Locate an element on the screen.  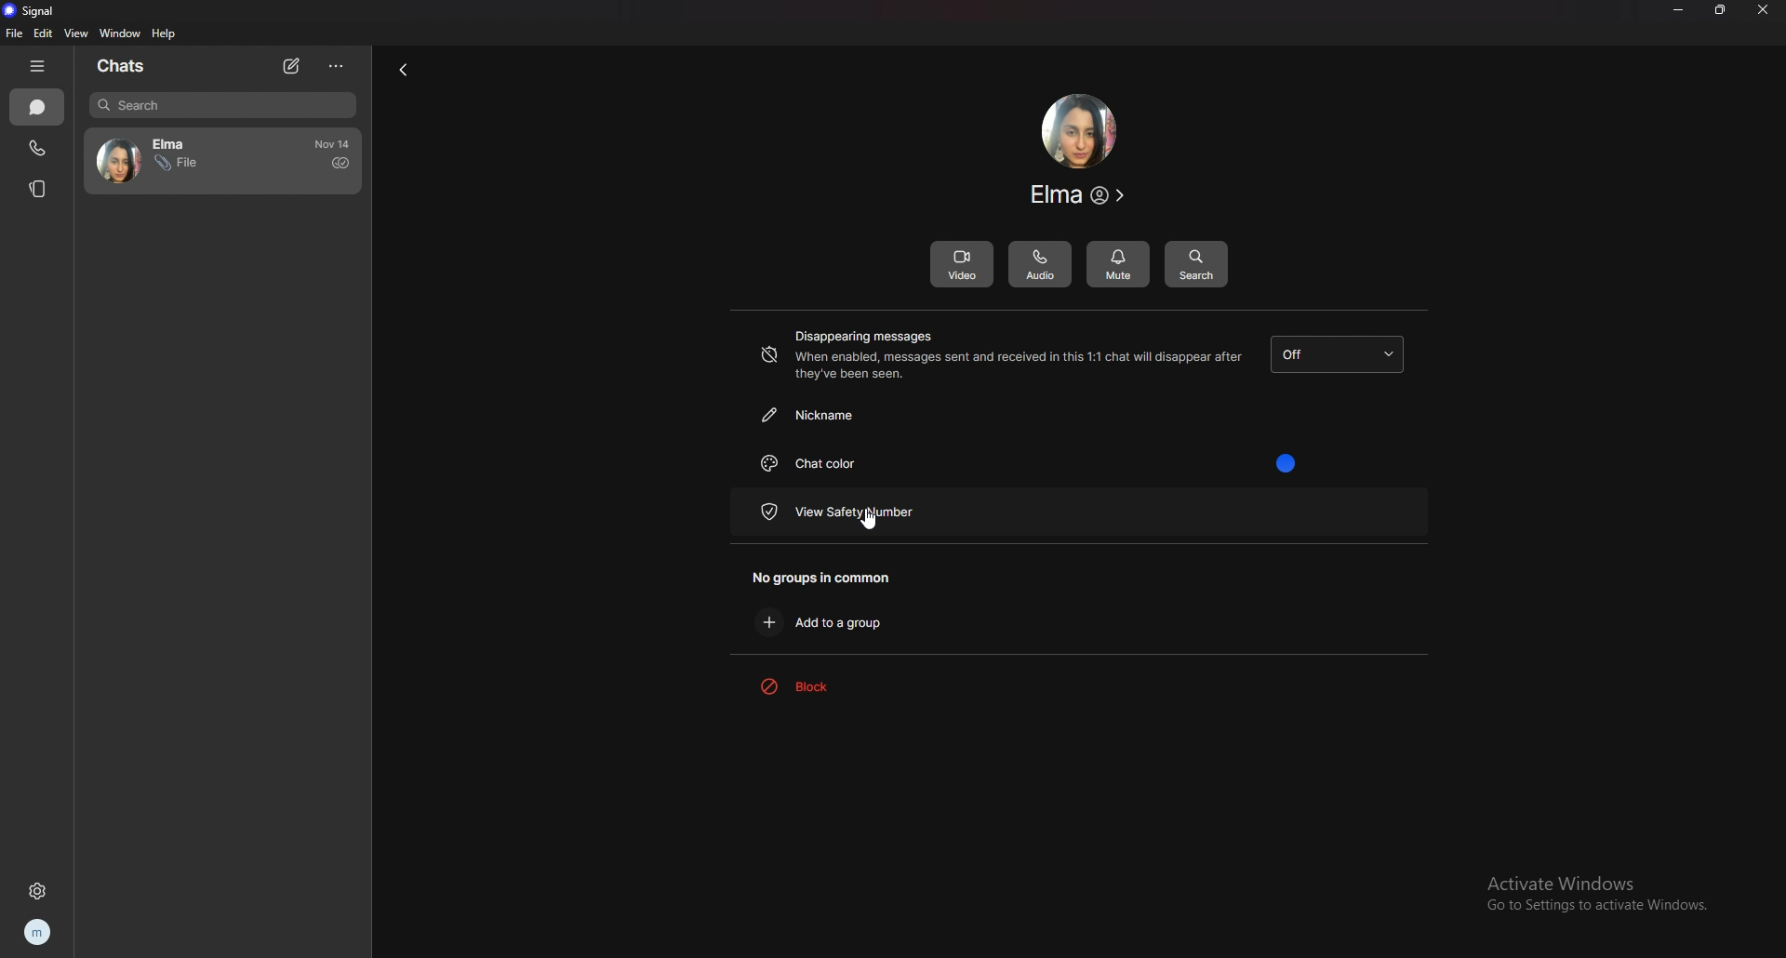
chat color is located at coordinates (1048, 463).